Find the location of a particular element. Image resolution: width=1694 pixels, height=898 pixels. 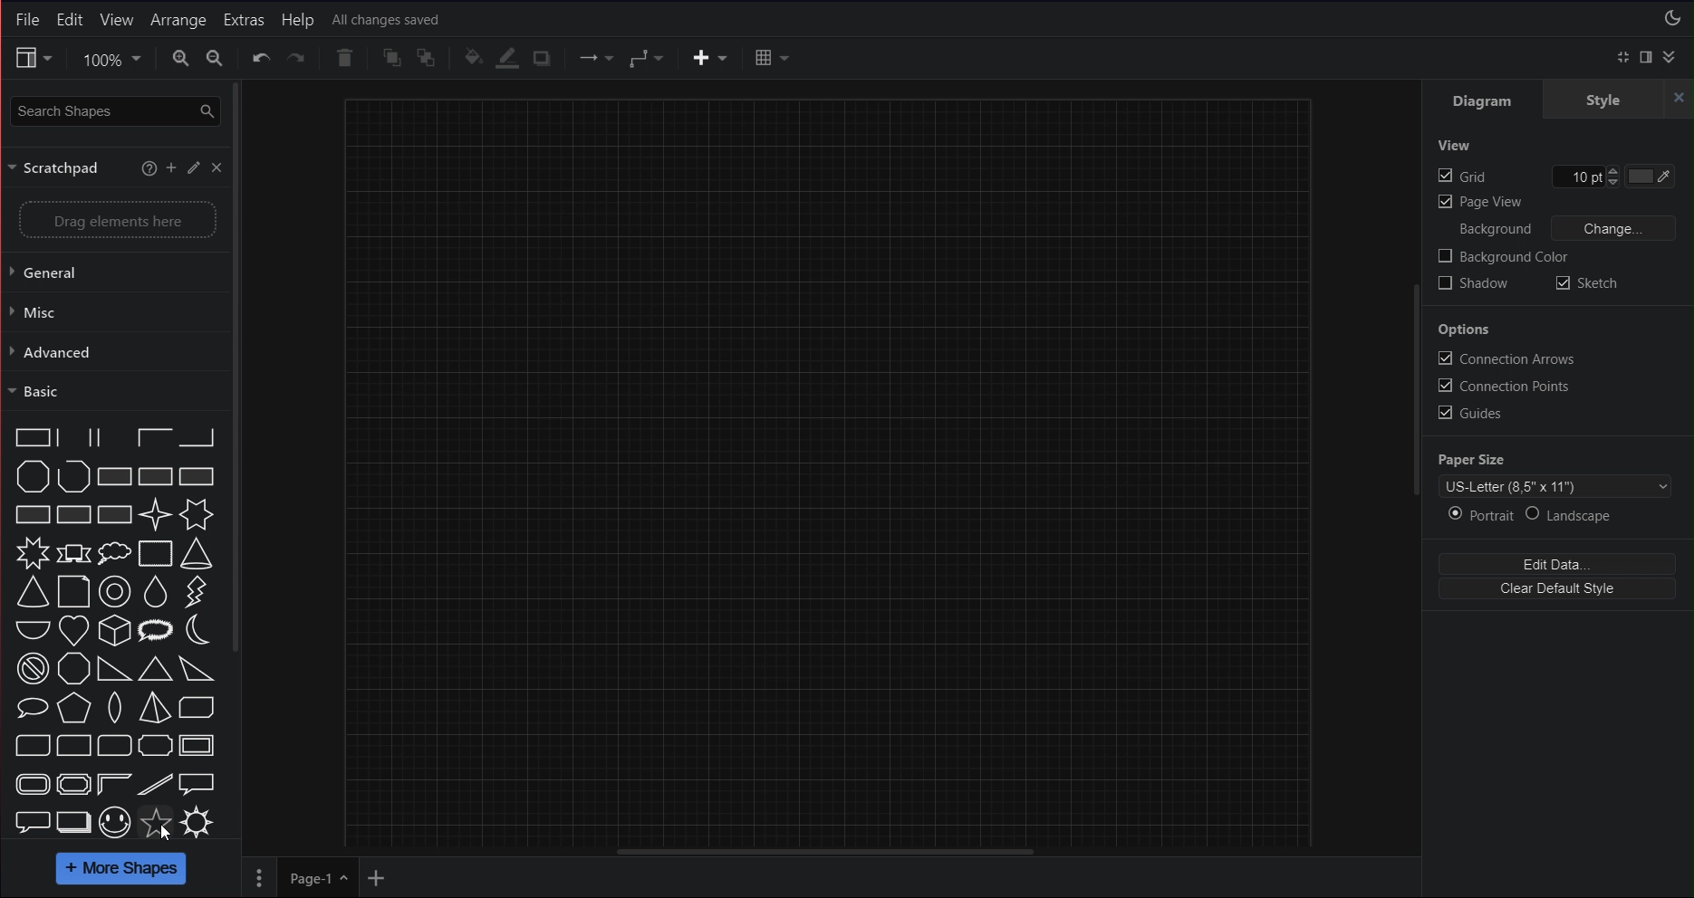

rectangle with diagonal fill is located at coordinates (112, 476).